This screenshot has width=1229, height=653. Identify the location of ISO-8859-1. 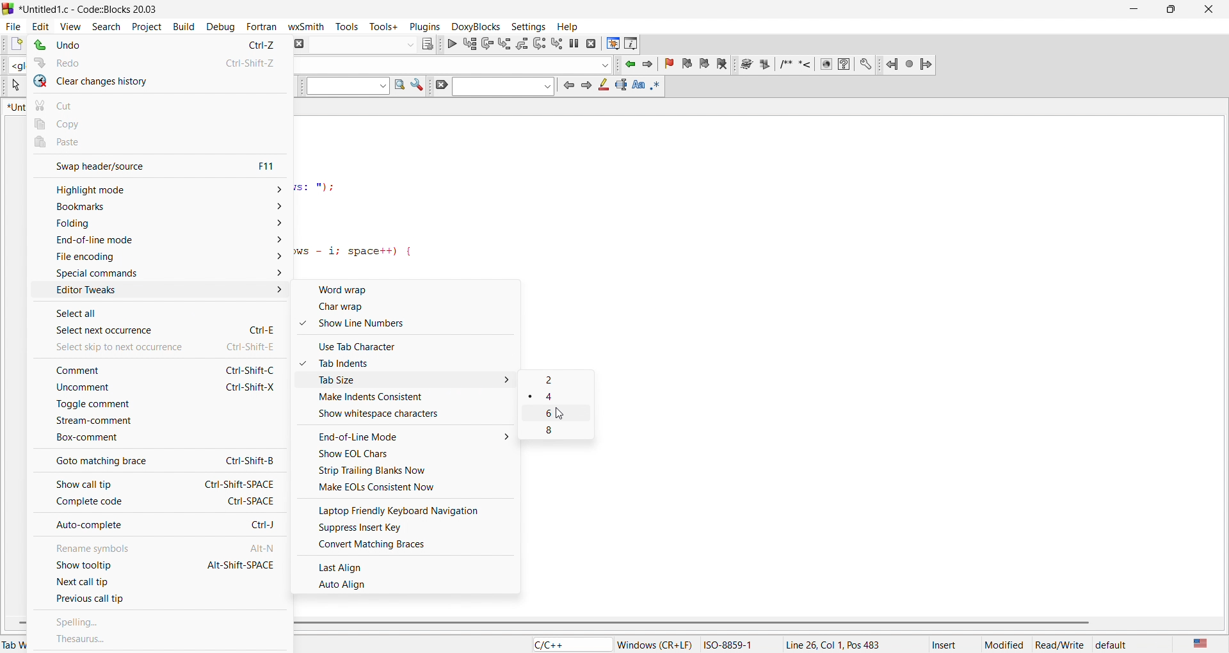
(736, 643).